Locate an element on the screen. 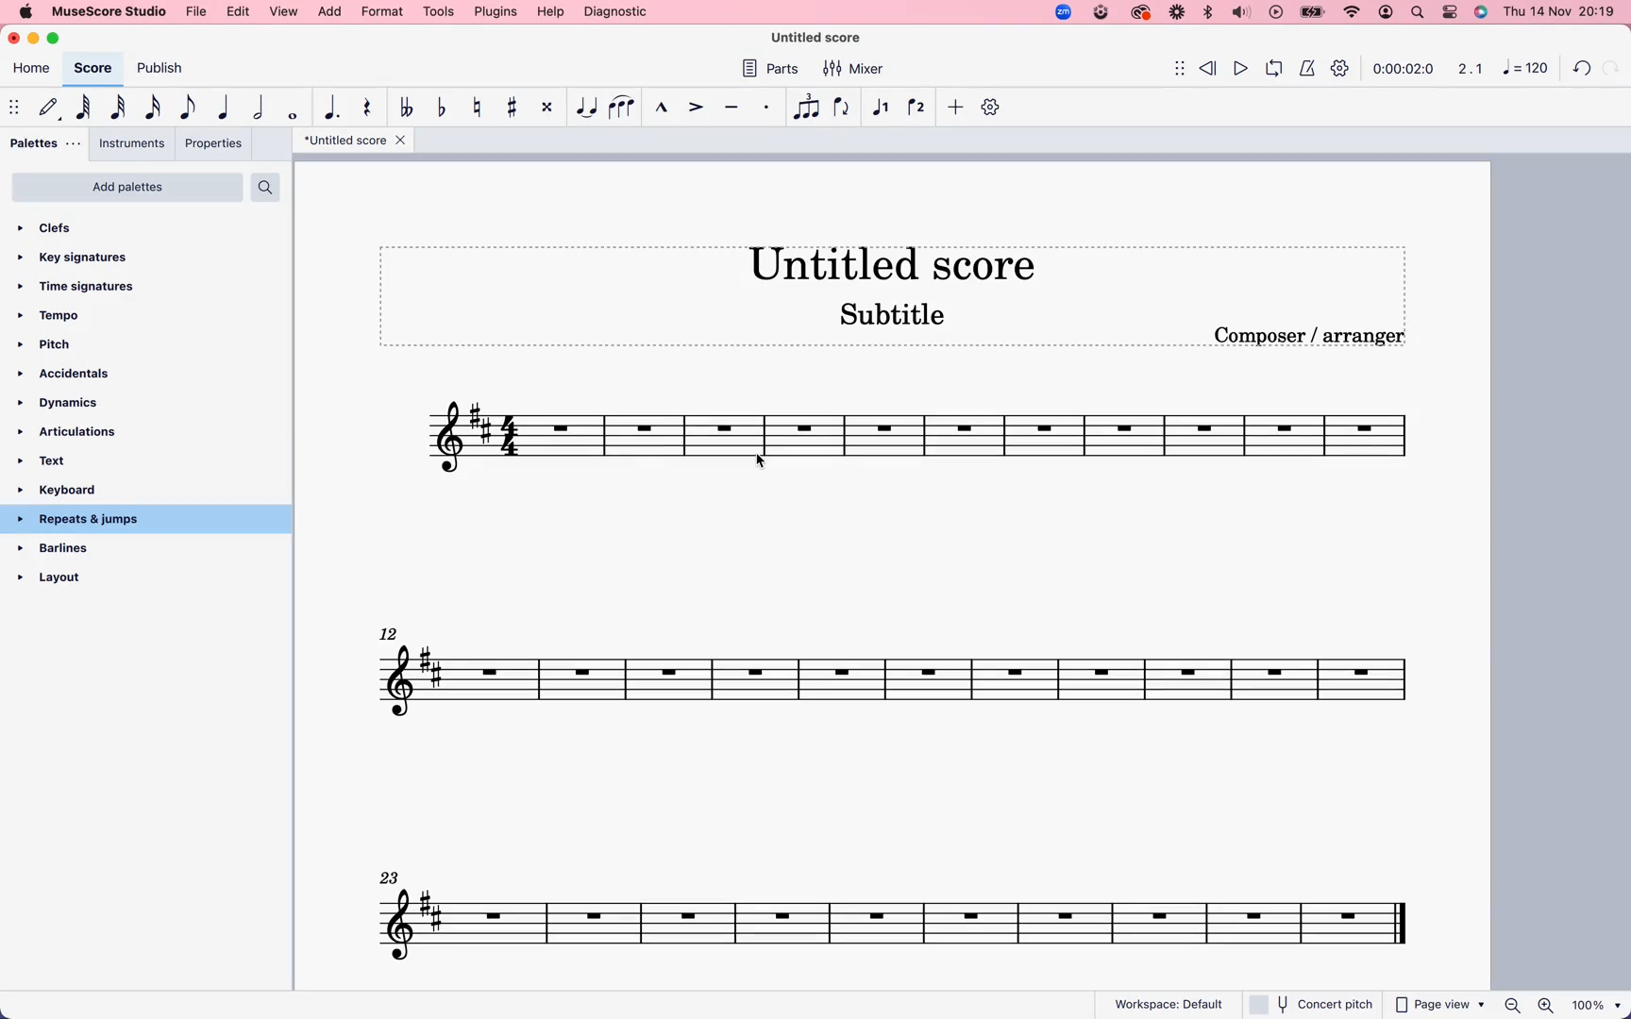  volume is located at coordinates (1241, 13).